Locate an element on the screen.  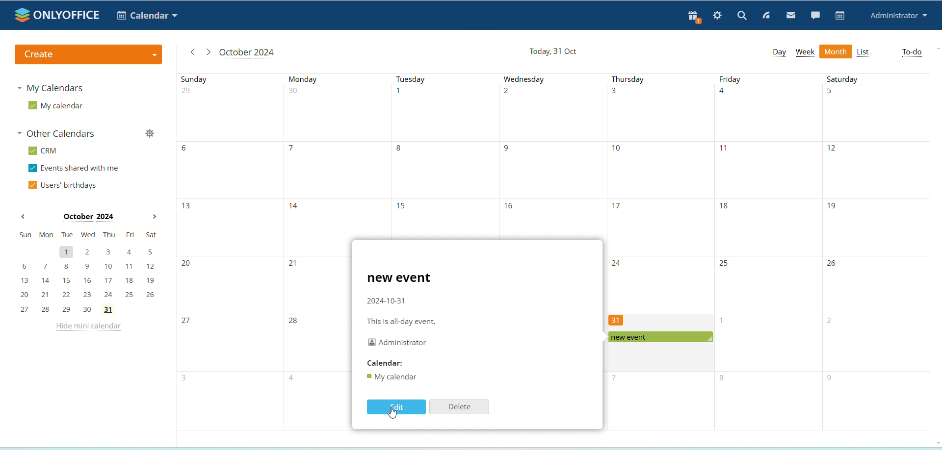
mail is located at coordinates (791, 16).